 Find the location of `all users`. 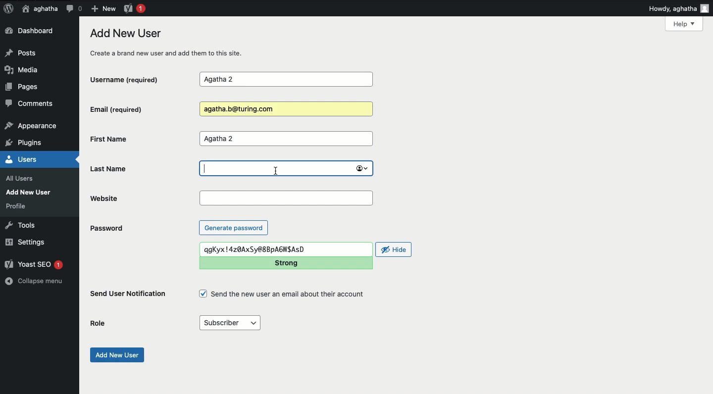

all users is located at coordinates (22, 179).